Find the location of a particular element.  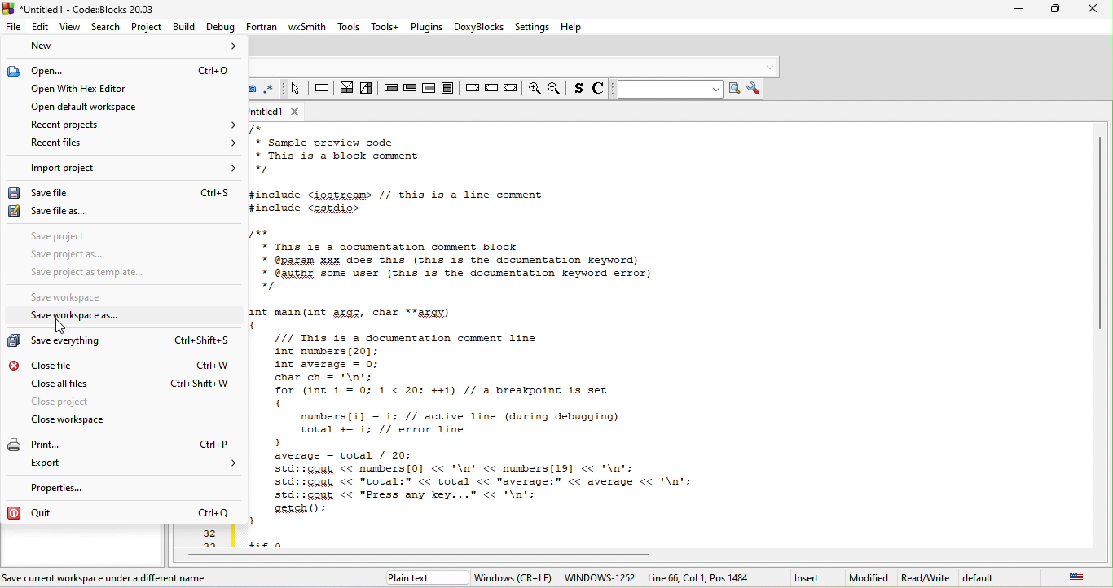

minimize is located at coordinates (1018, 9).